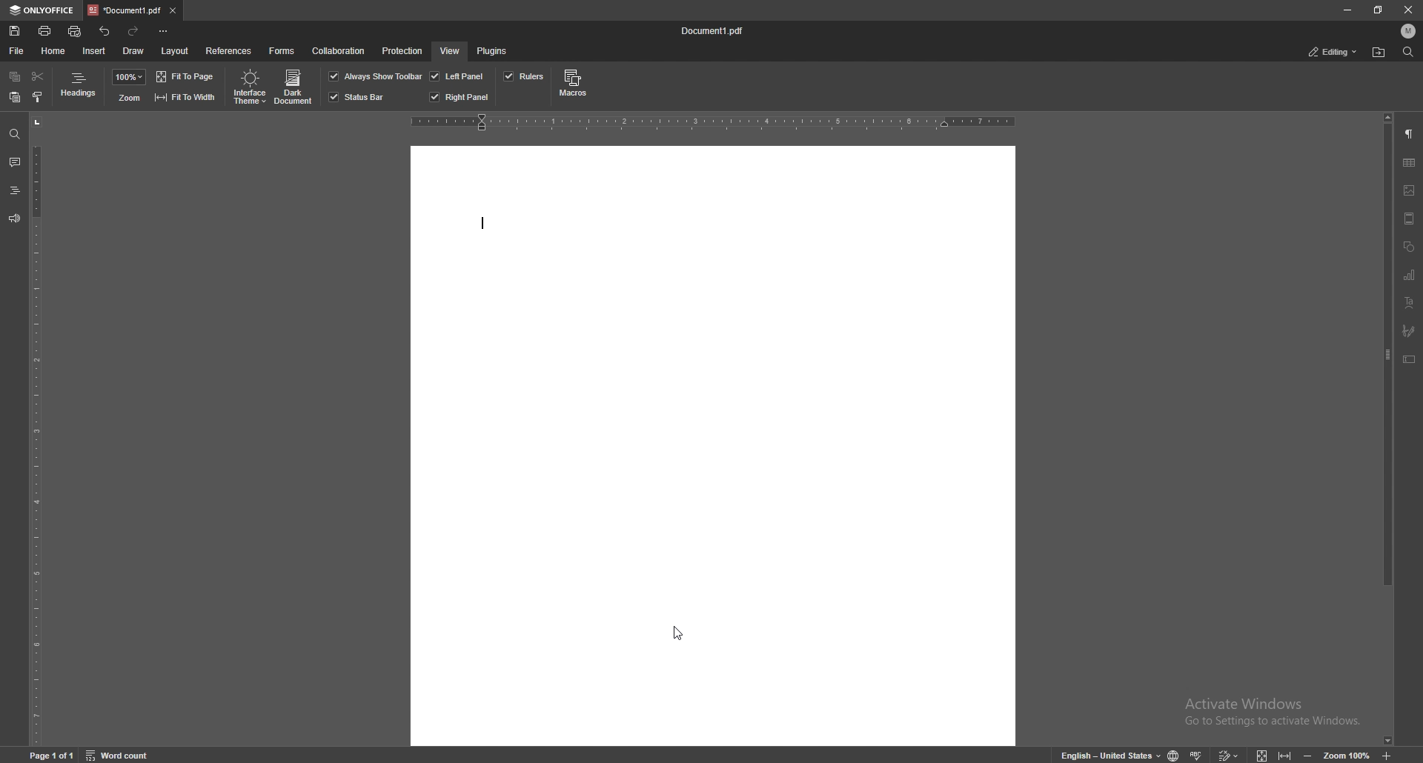  What do you see at coordinates (37, 76) in the screenshot?
I see `cut` at bounding box center [37, 76].